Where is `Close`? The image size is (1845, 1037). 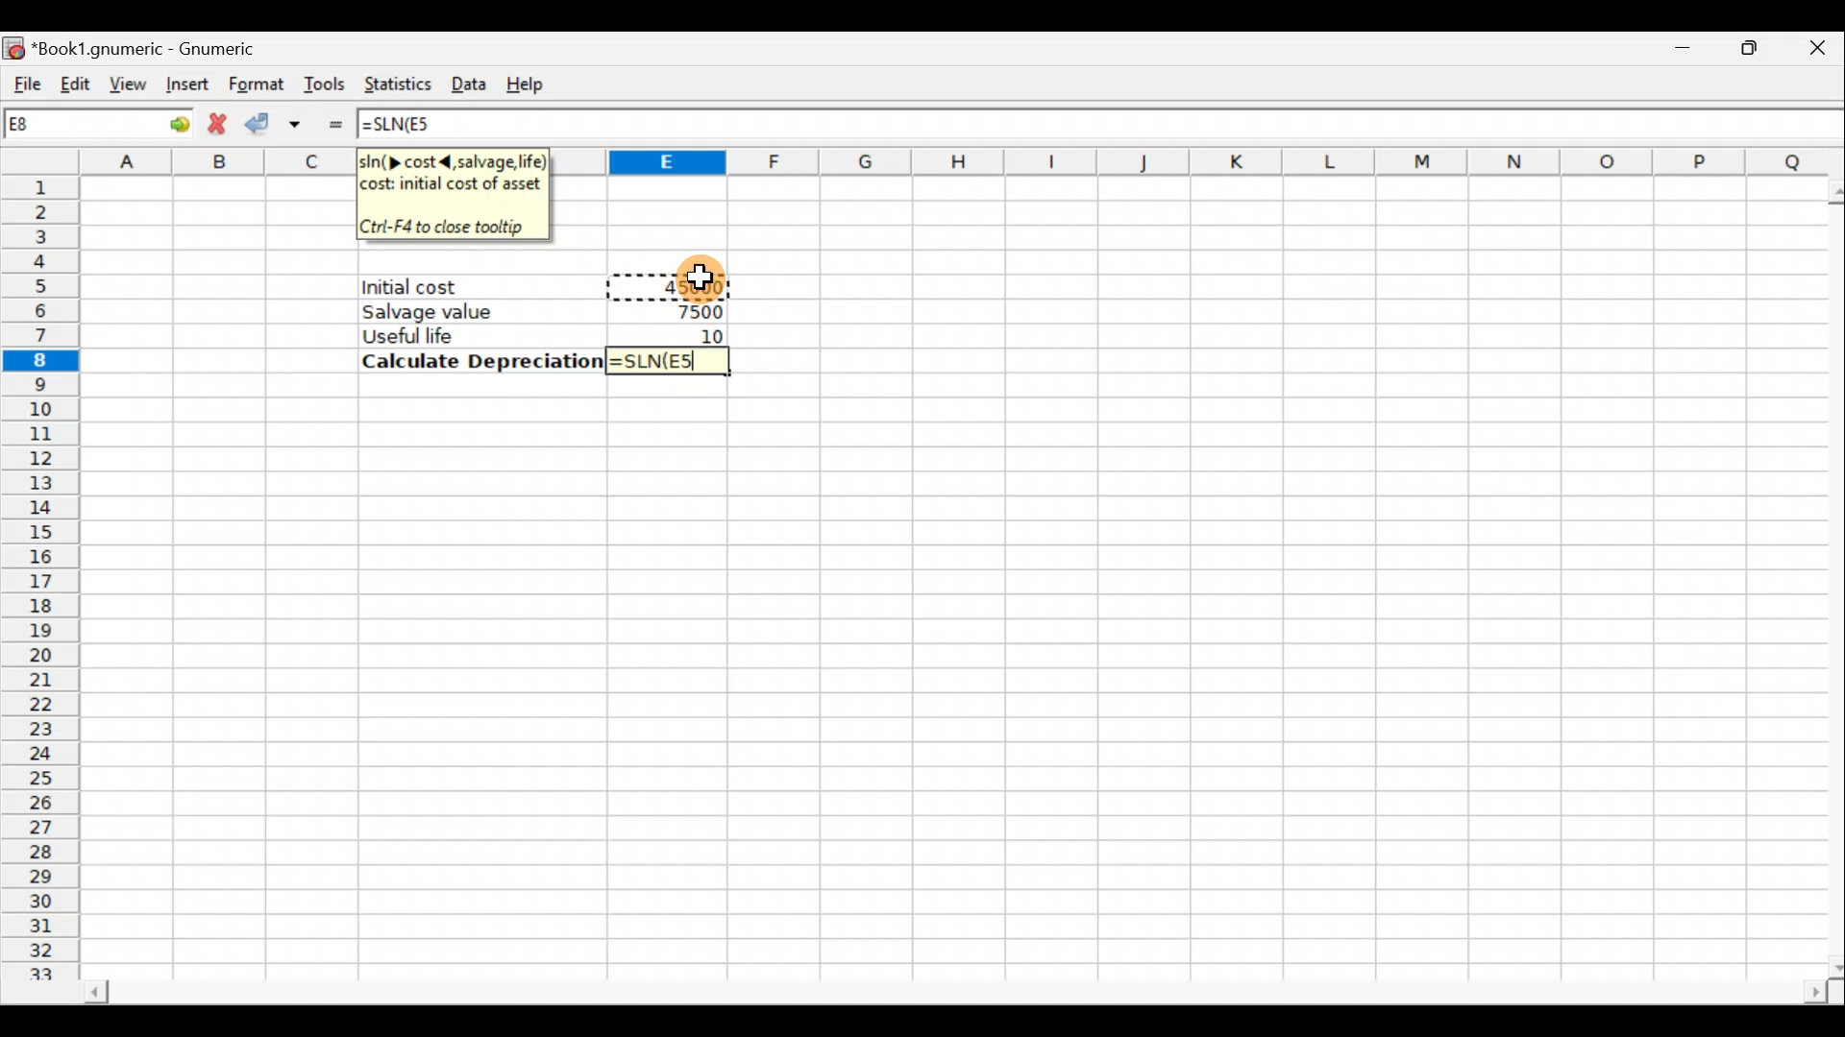 Close is located at coordinates (1806, 53).